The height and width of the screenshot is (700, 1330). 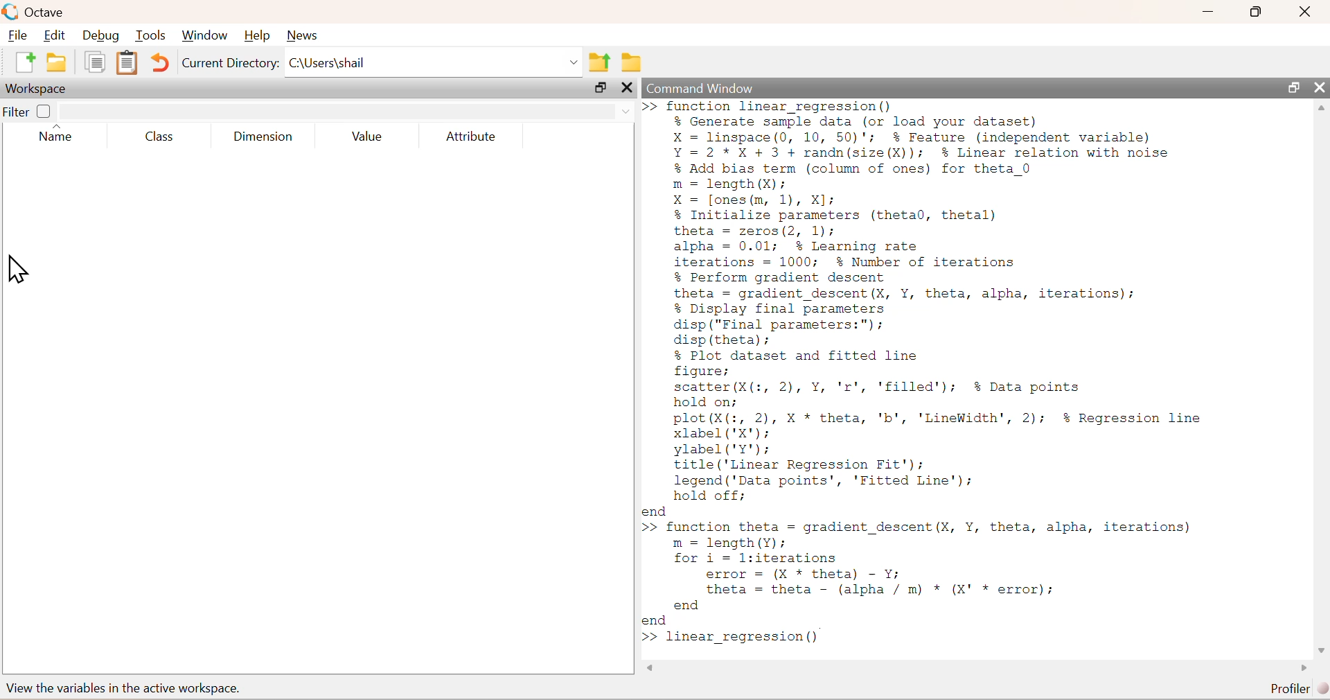 What do you see at coordinates (27, 111) in the screenshot?
I see `Filter` at bounding box center [27, 111].